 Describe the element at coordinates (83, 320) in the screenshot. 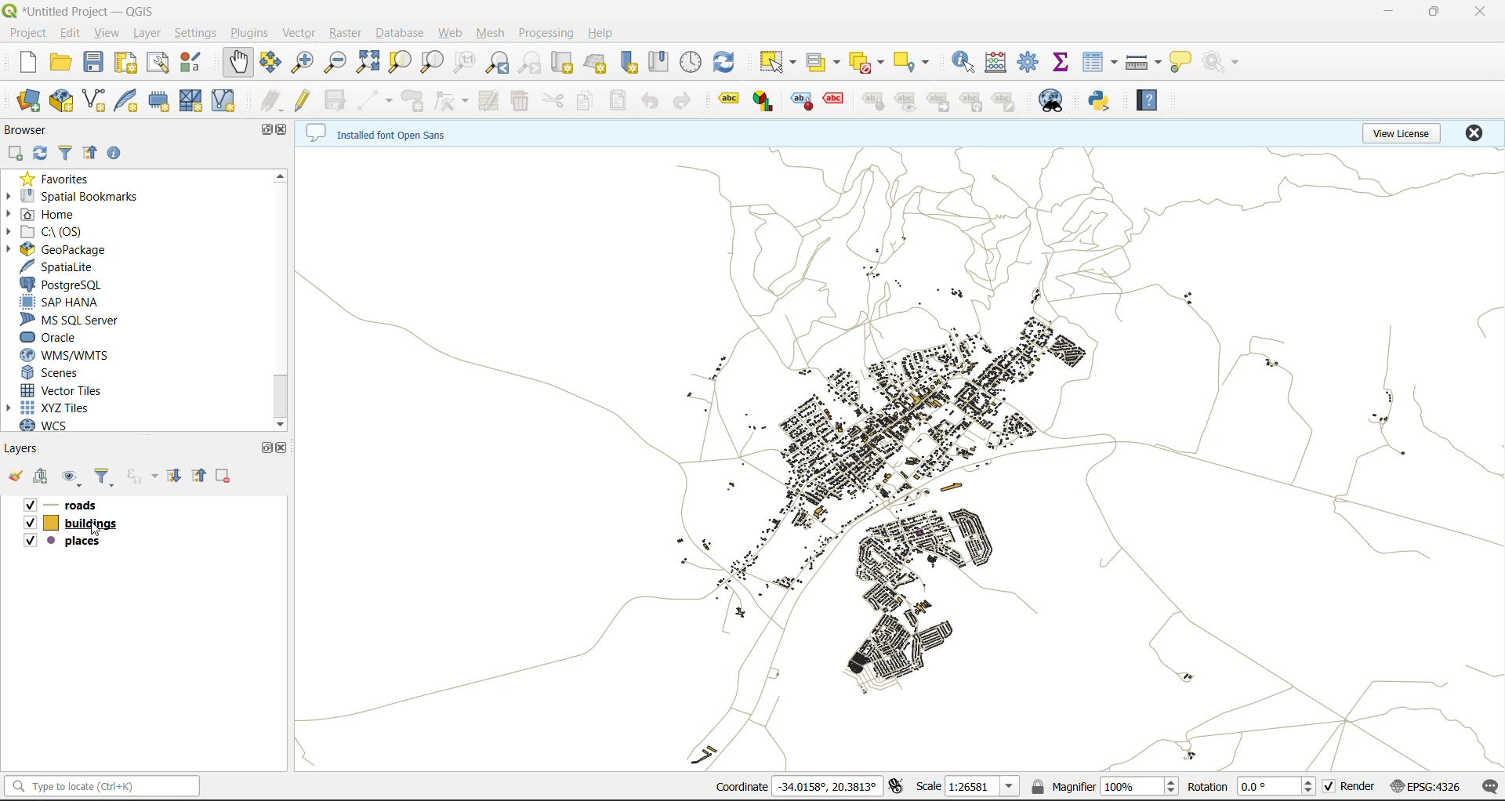

I see `ms sql server` at that location.